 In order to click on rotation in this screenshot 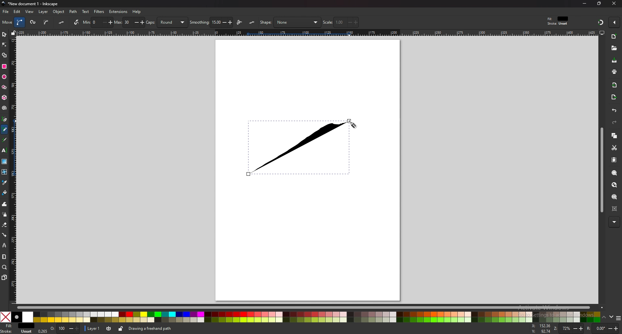, I will do `click(602, 327)`.